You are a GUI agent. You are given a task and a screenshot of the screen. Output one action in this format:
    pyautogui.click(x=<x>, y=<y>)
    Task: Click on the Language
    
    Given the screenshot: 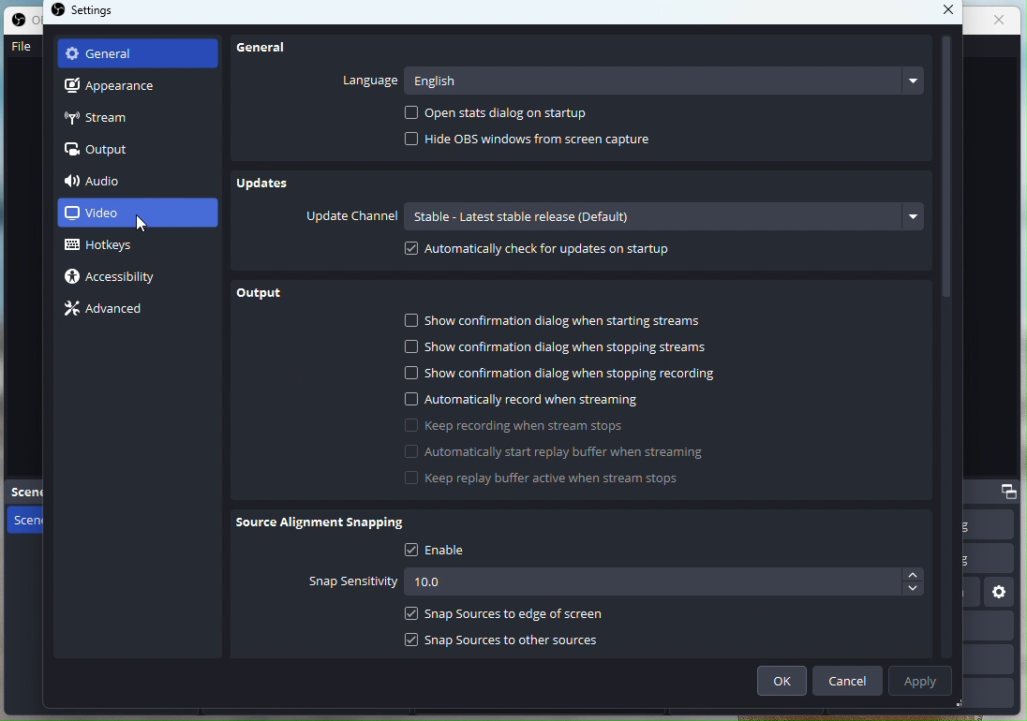 What is the action you would take?
    pyautogui.click(x=371, y=80)
    